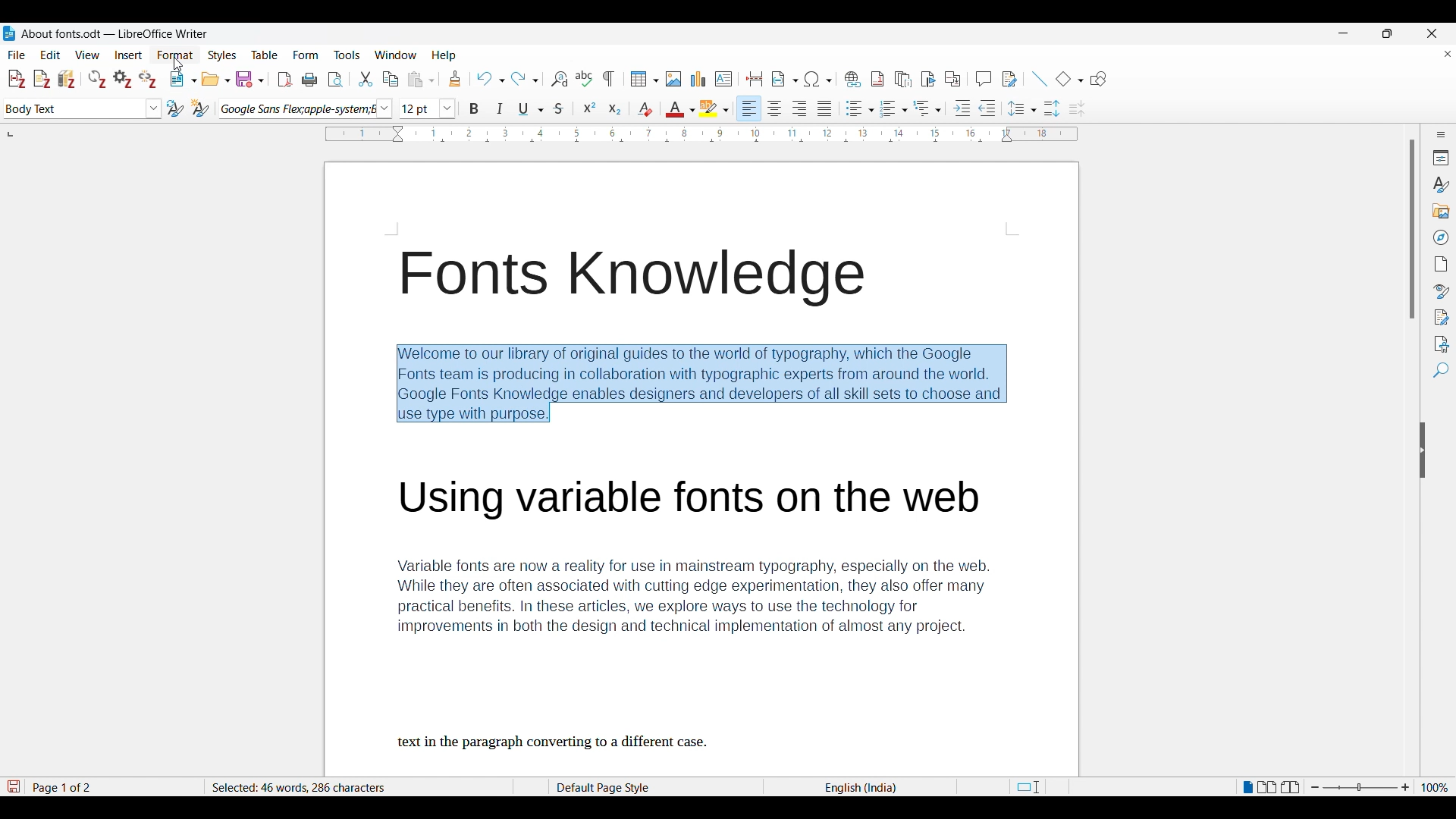 The height and width of the screenshot is (819, 1456). Describe the element at coordinates (863, 787) in the screenshot. I see `Current language` at that location.